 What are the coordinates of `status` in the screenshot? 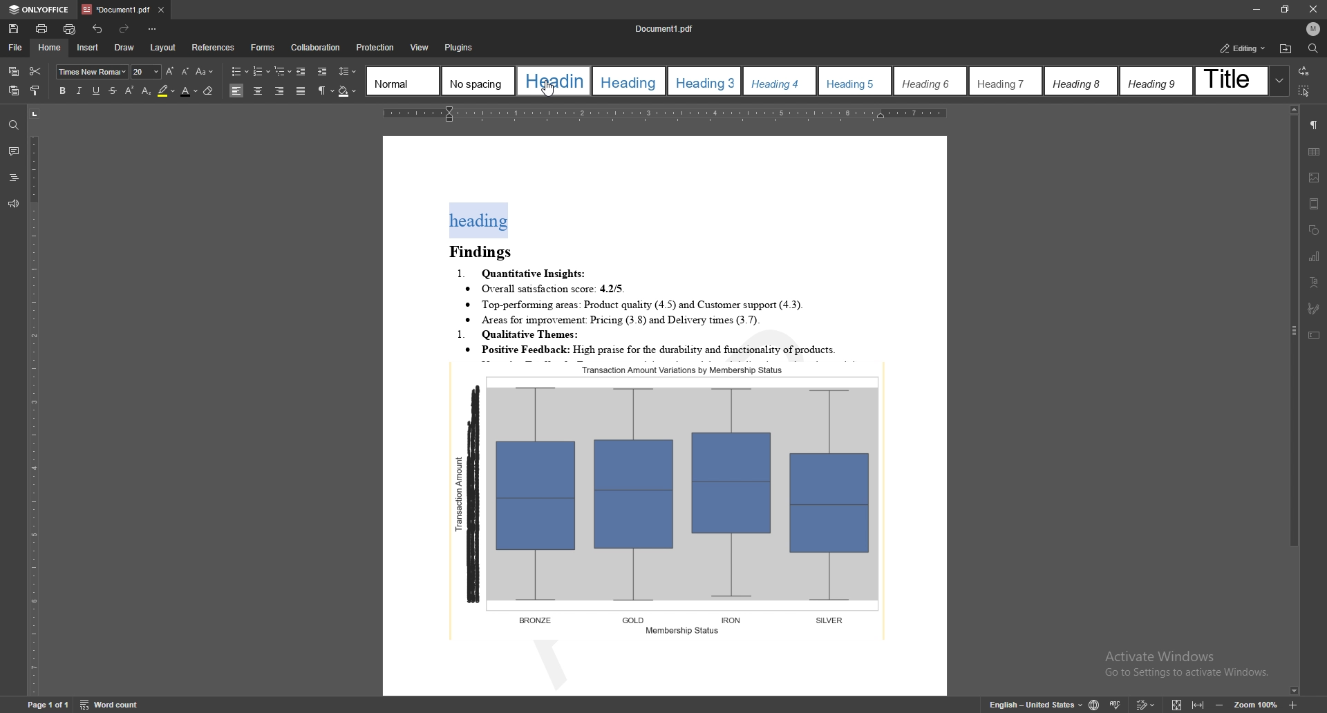 It's located at (1243, 48).